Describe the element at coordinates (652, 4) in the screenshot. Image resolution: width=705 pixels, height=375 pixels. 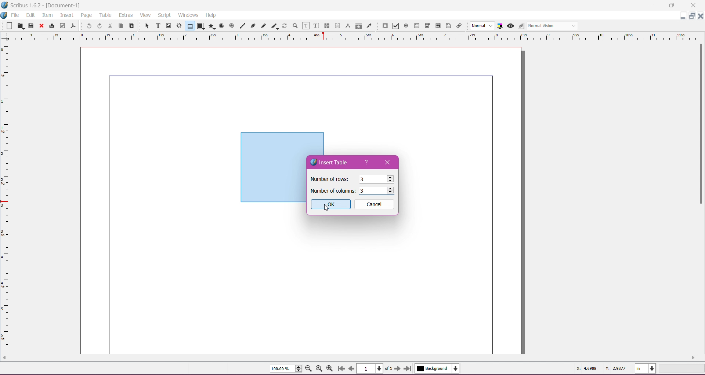
I see `Minimize` at that location.